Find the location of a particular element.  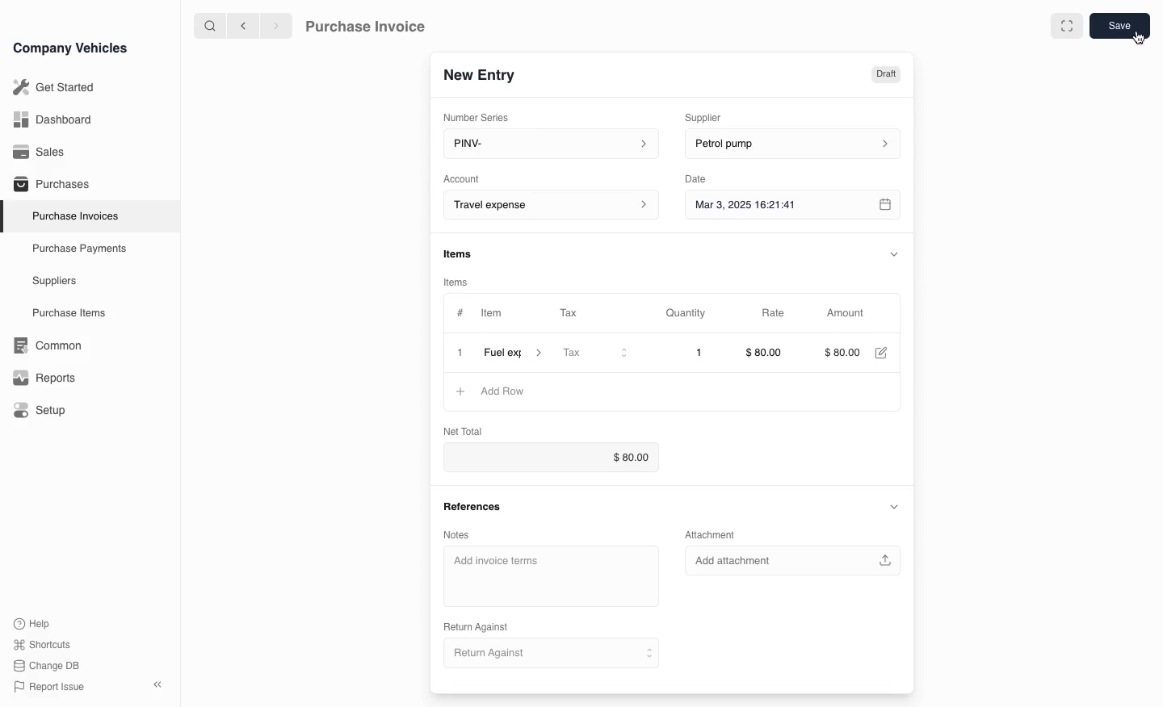

Notes. is located at coordinates (466, 532).